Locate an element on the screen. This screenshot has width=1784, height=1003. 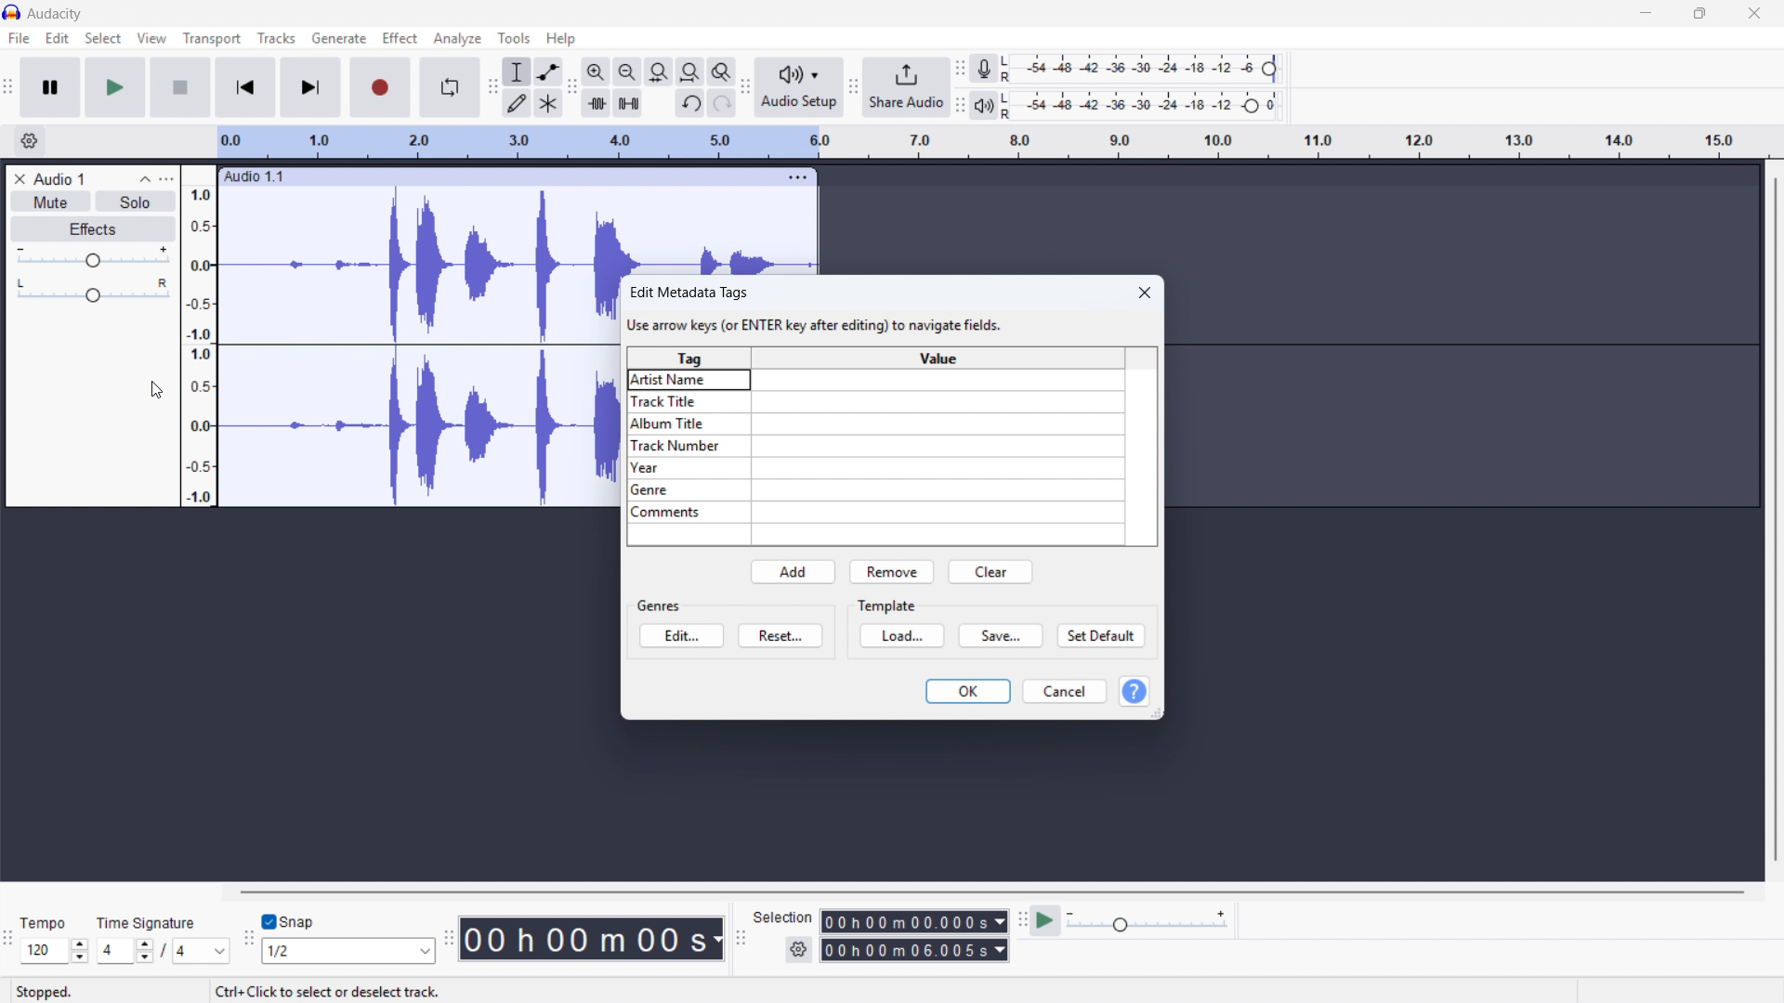
time toolbar is located at coordinates (449, 940).